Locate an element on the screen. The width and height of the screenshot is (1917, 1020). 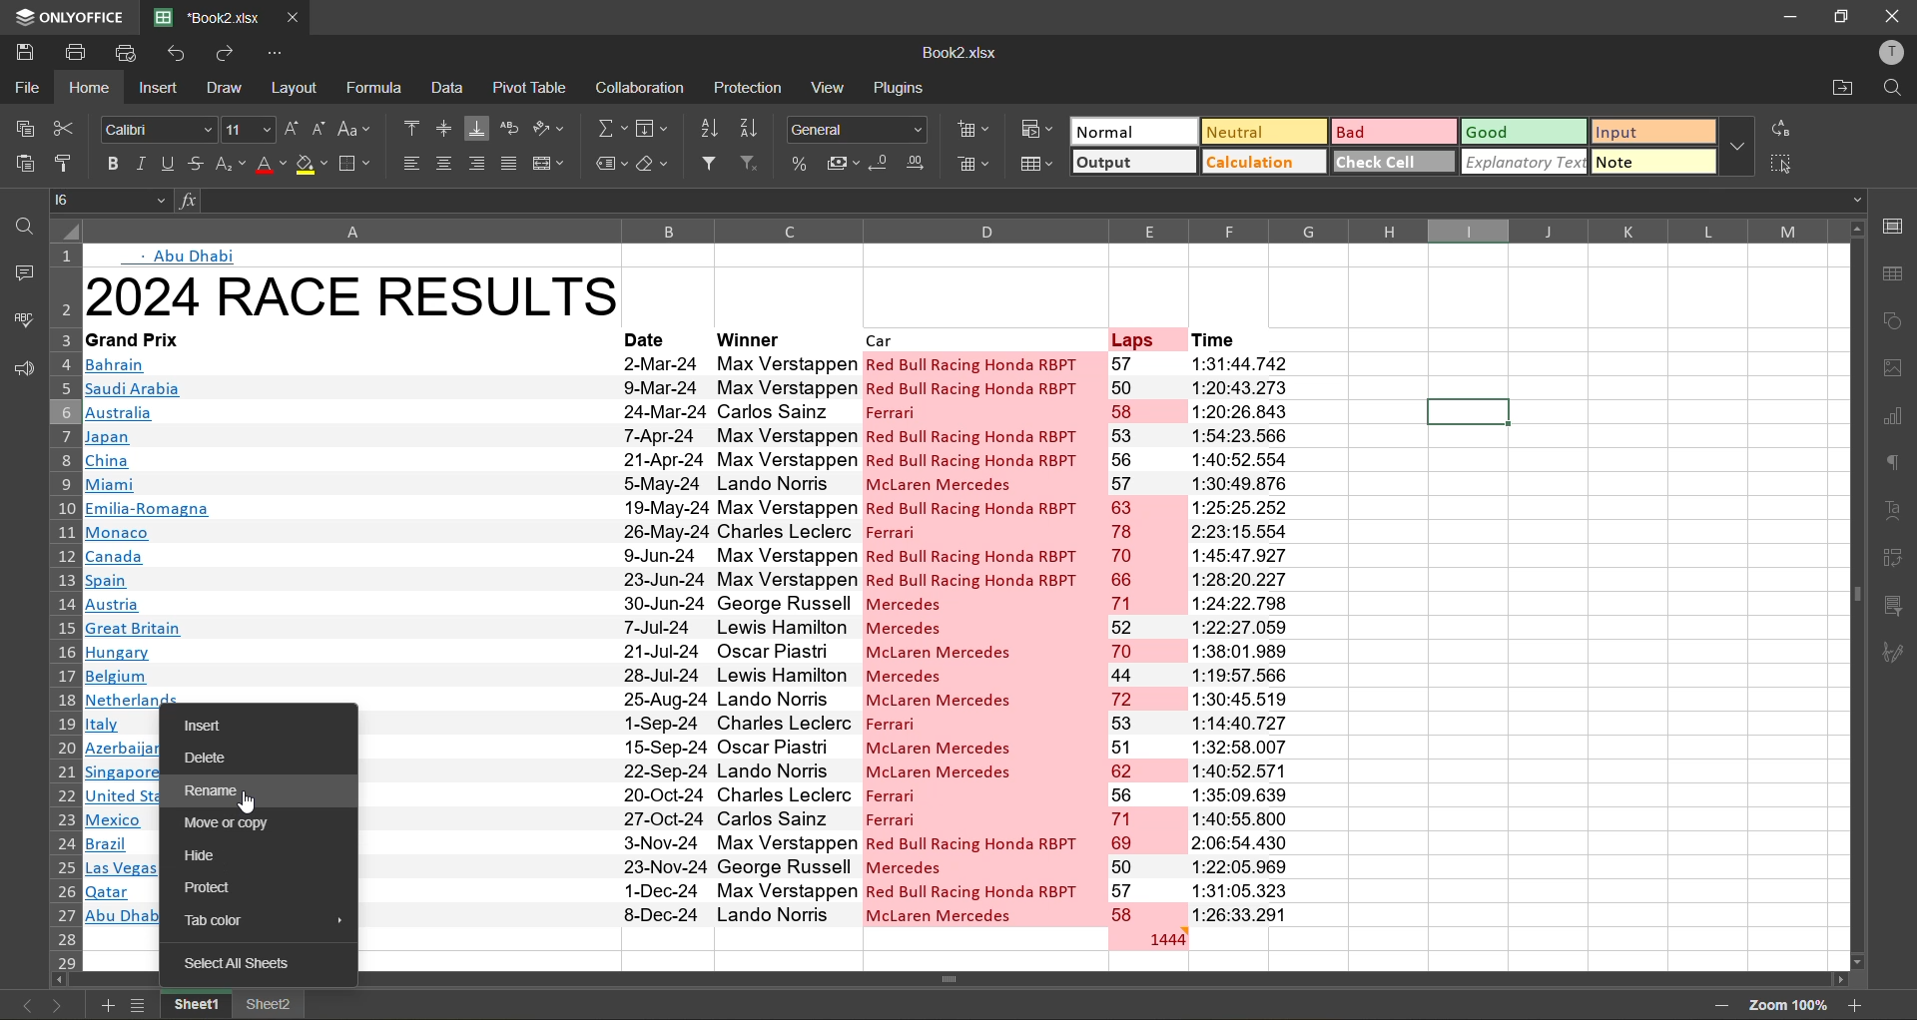
feedback is located at coordinates (20, 374).